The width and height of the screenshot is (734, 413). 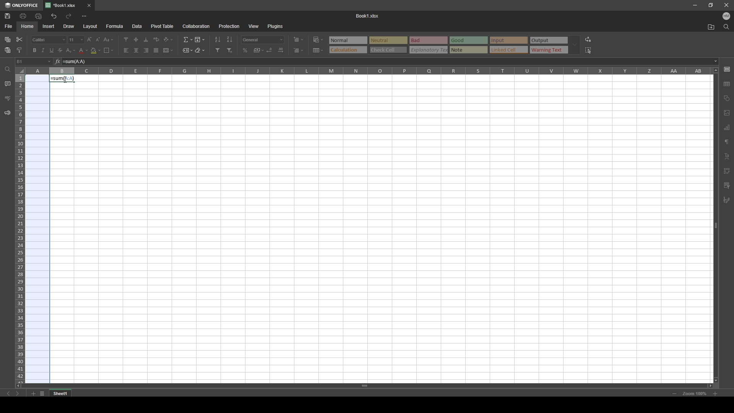 I want to click on change case, so click(x=109, y=39).